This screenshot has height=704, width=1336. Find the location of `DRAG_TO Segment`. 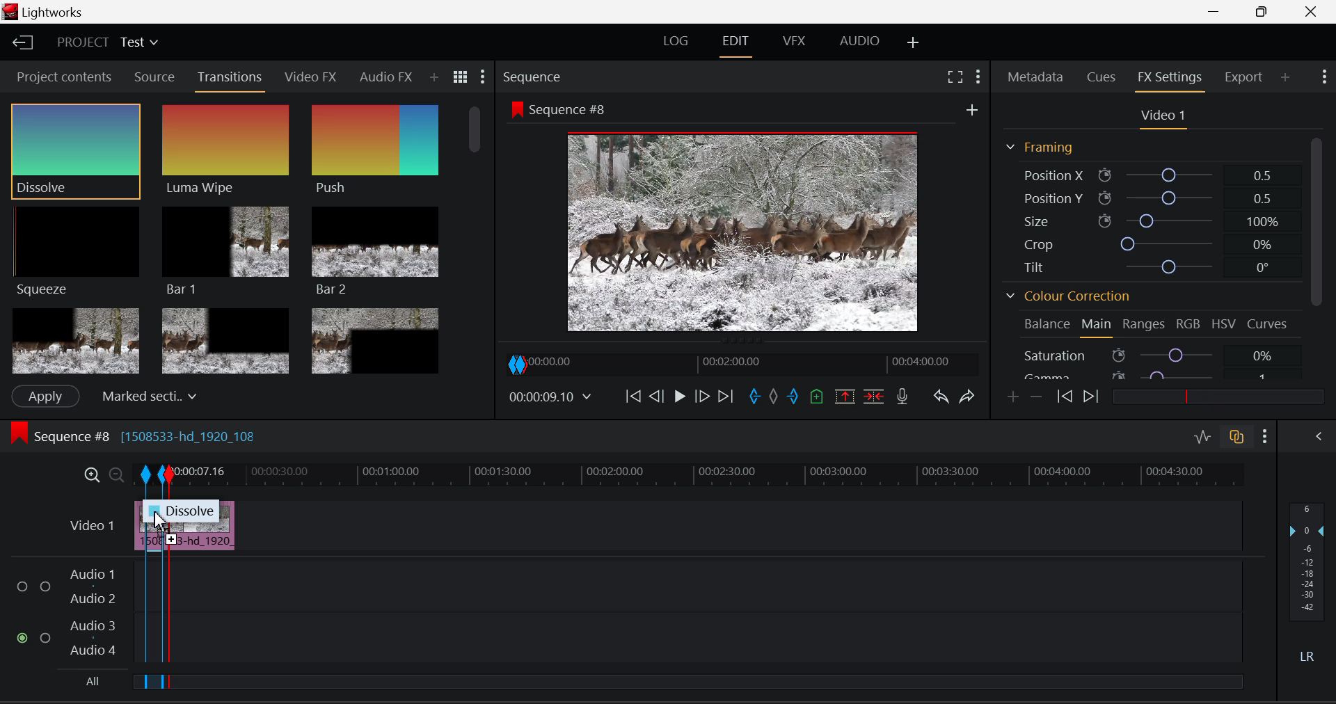

DRAG_TO Segment is located at coordinates (154, 527).